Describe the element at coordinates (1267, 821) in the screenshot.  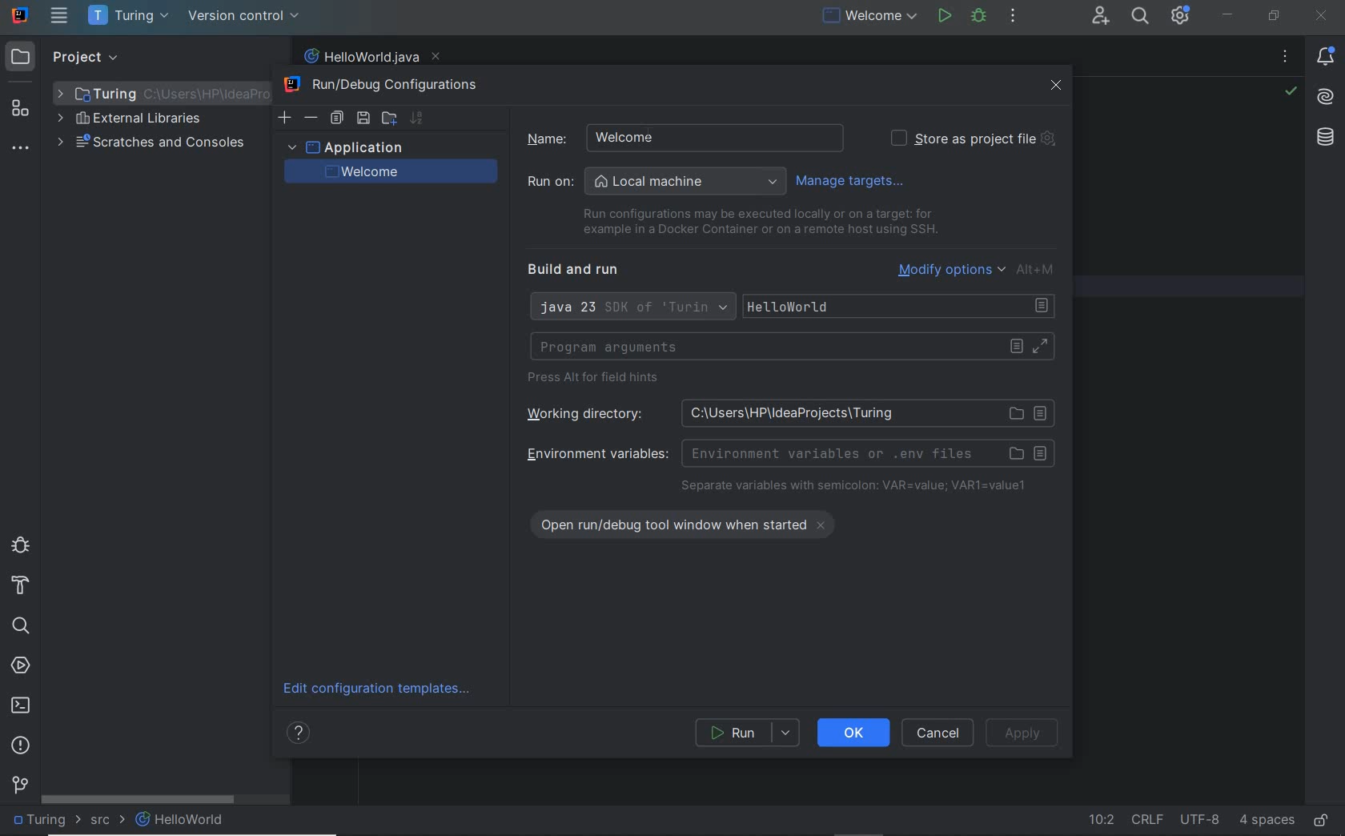
I see `indent` at that location.